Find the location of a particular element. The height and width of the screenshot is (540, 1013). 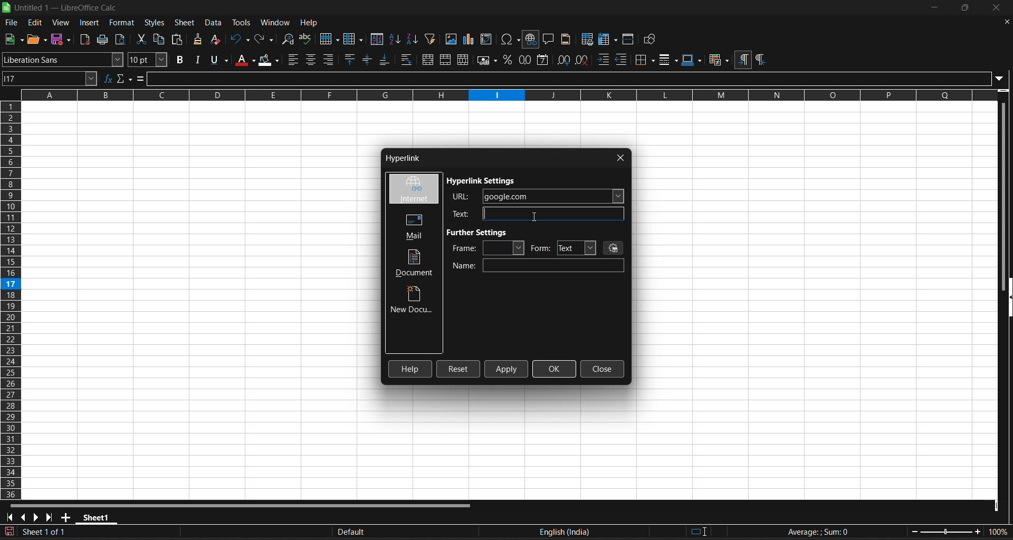

copy  is located at coordinates (160, 38).